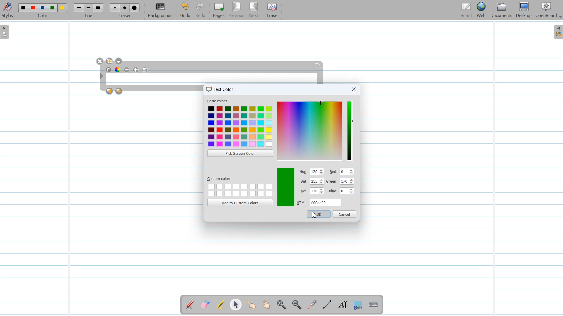 The height and width of the screenshot is (316, 563). I want to click on Scroll Page, so click(266, 305).